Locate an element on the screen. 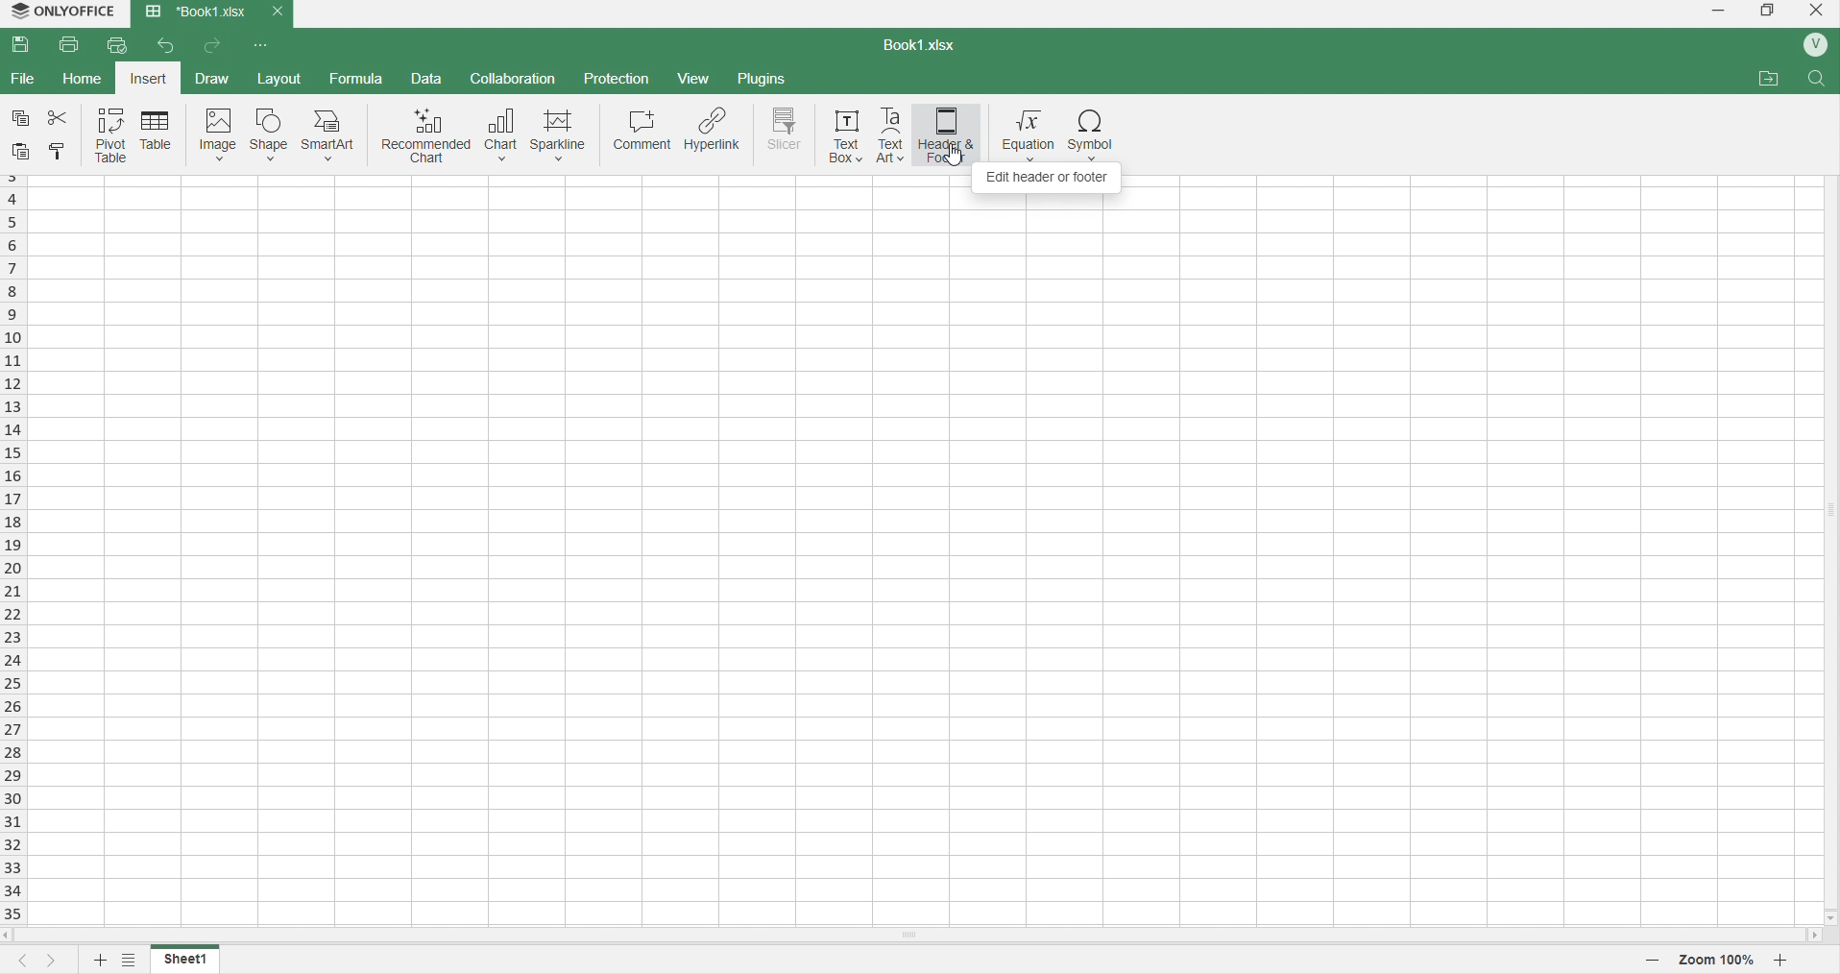 Image resolution: width=1840 pixels, height=974 pixels. smart art is located at coordinates (327, 135).